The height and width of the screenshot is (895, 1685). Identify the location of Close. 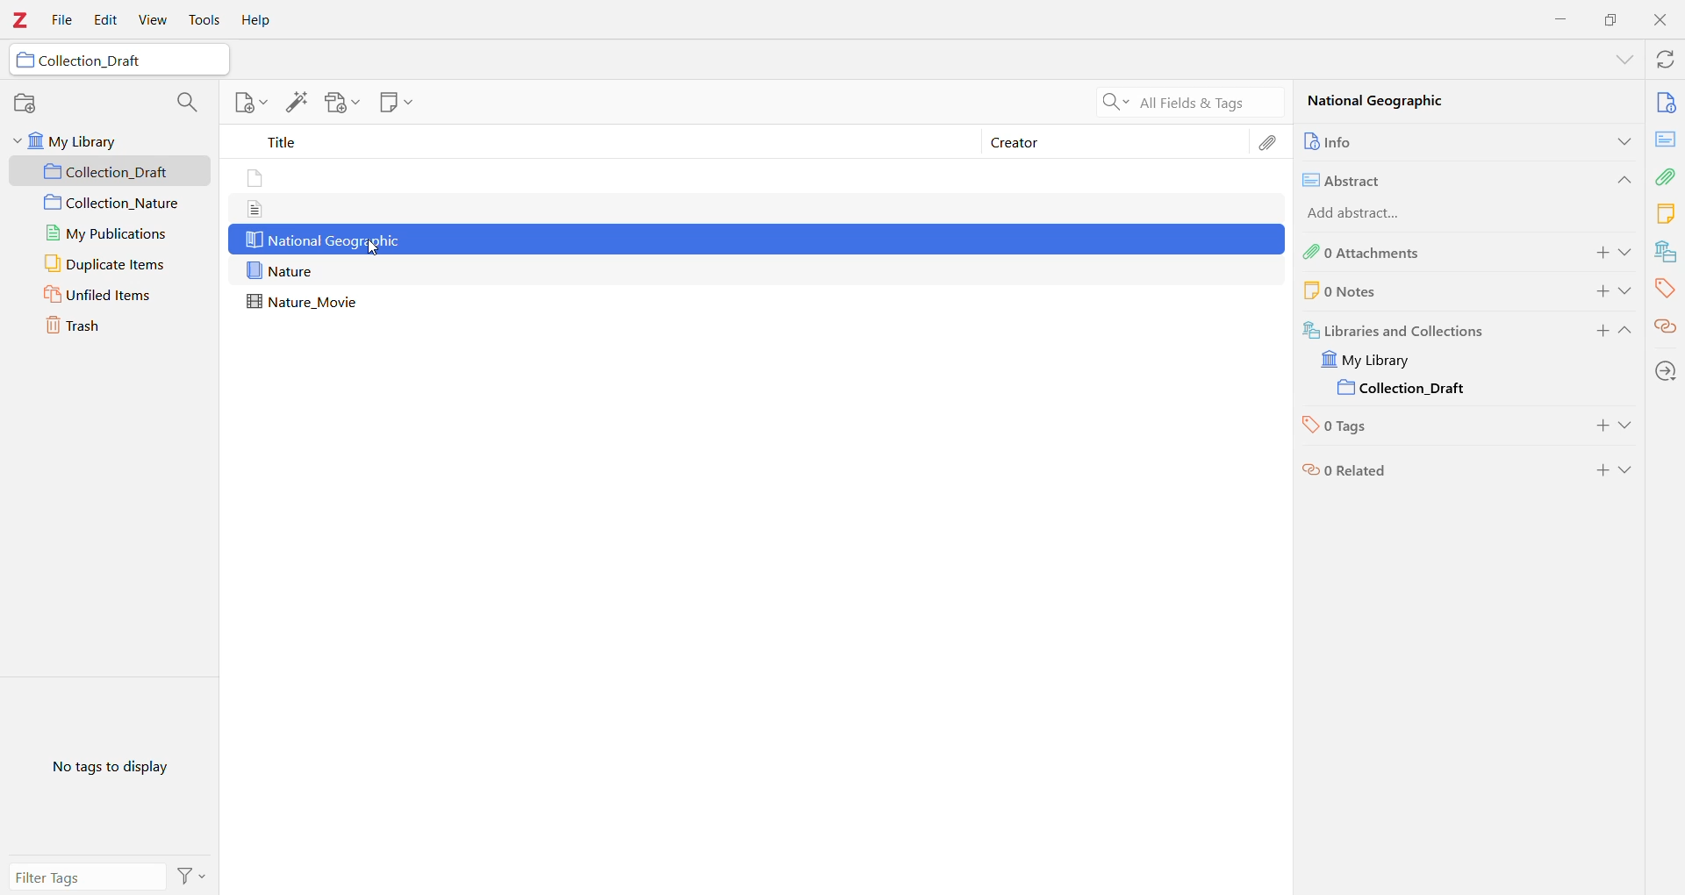
(1660, 20).